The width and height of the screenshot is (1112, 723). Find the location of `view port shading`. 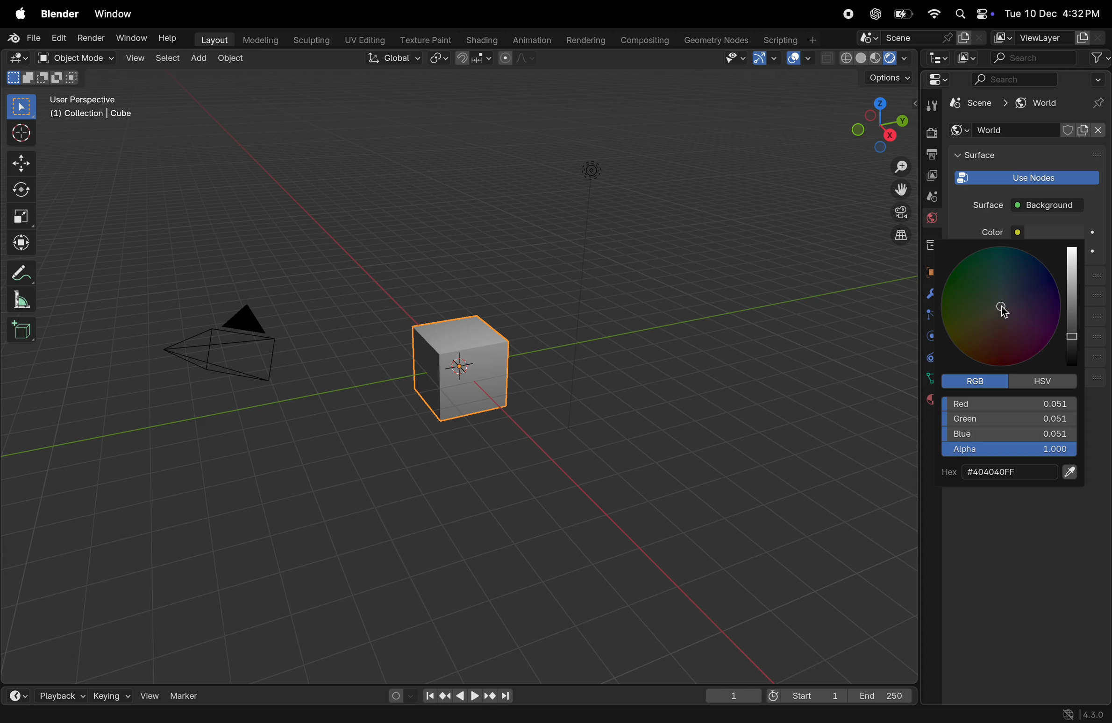

view port shading is located at coordinates (866, 58).